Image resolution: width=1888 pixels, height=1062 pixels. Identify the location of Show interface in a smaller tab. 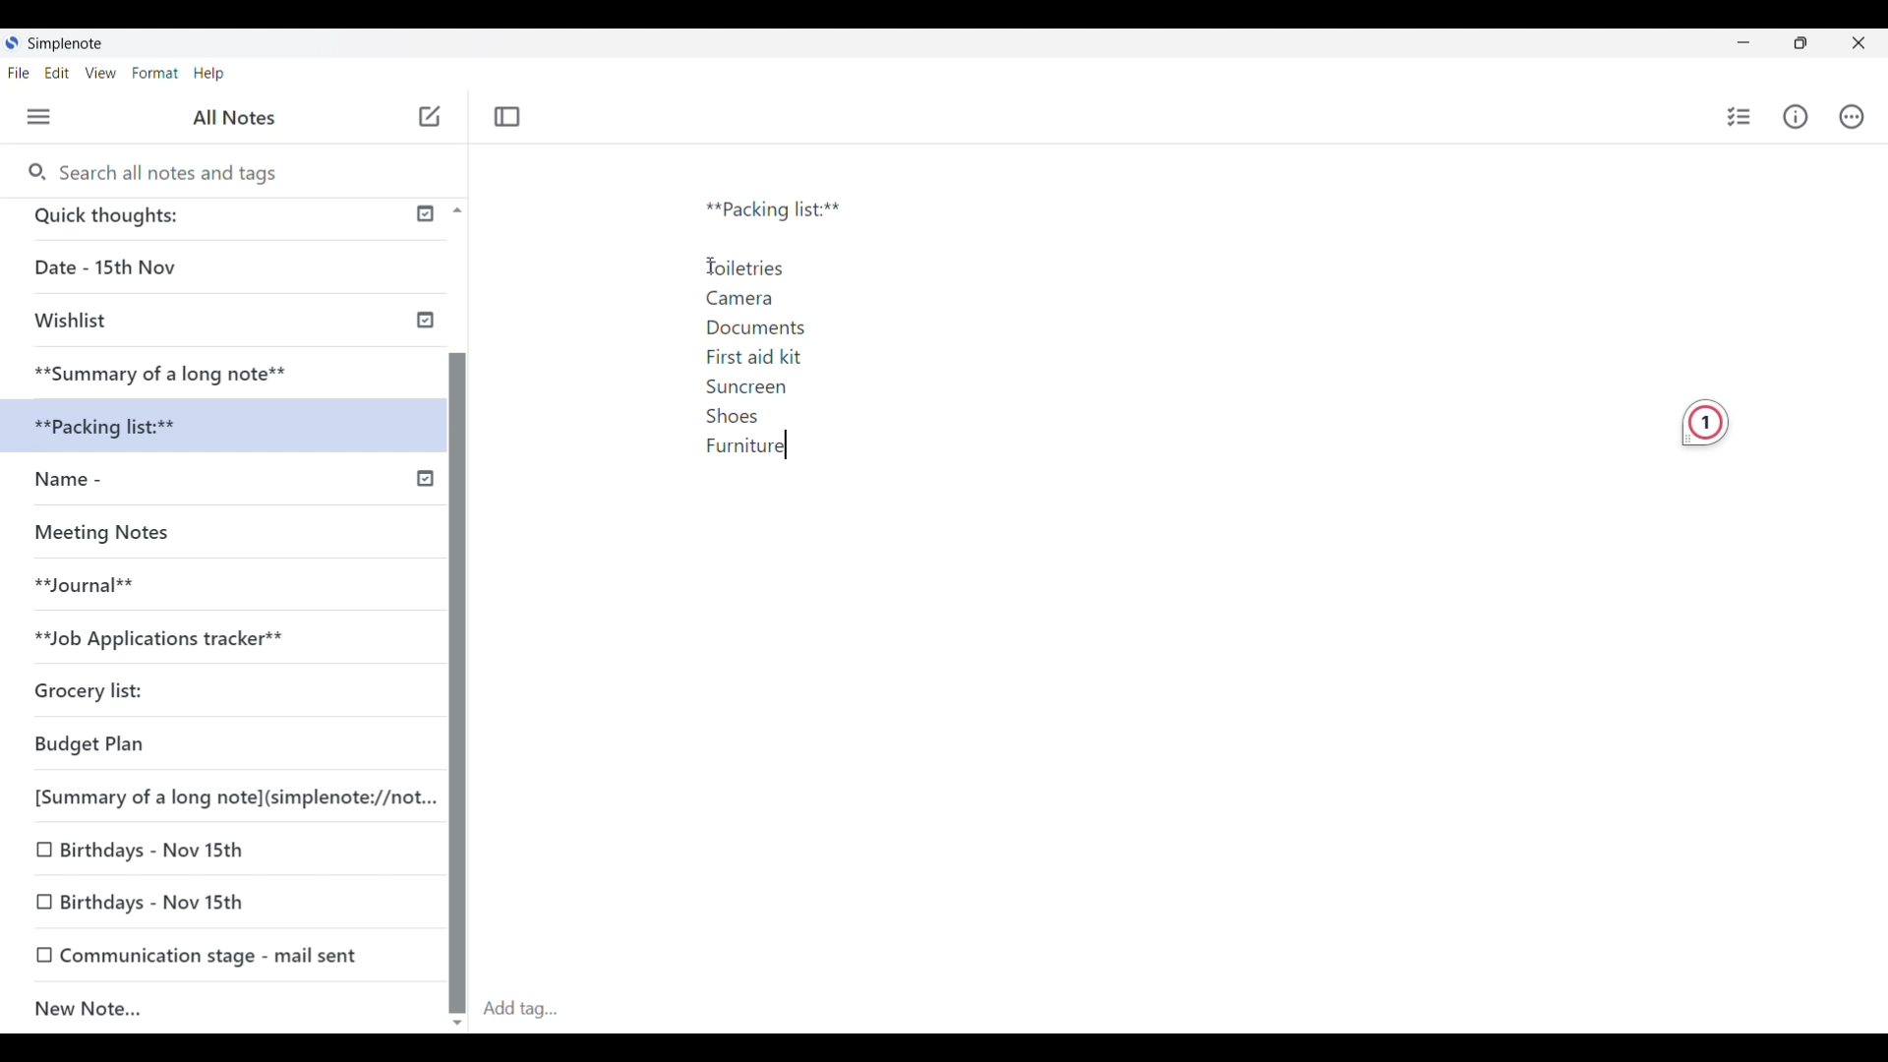
(1801, 43).